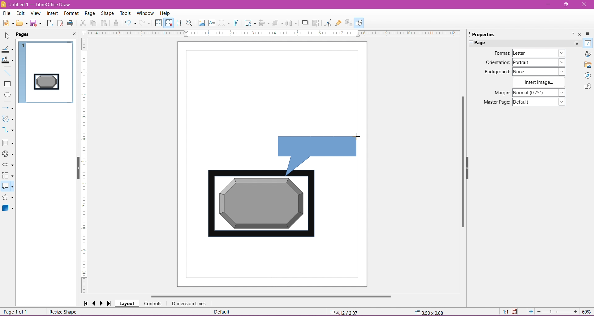 The height and width of the screenshot is (316, 594). Describe the element at coordinates (93, 23) in the screenshot. I see `Copy` at that location.